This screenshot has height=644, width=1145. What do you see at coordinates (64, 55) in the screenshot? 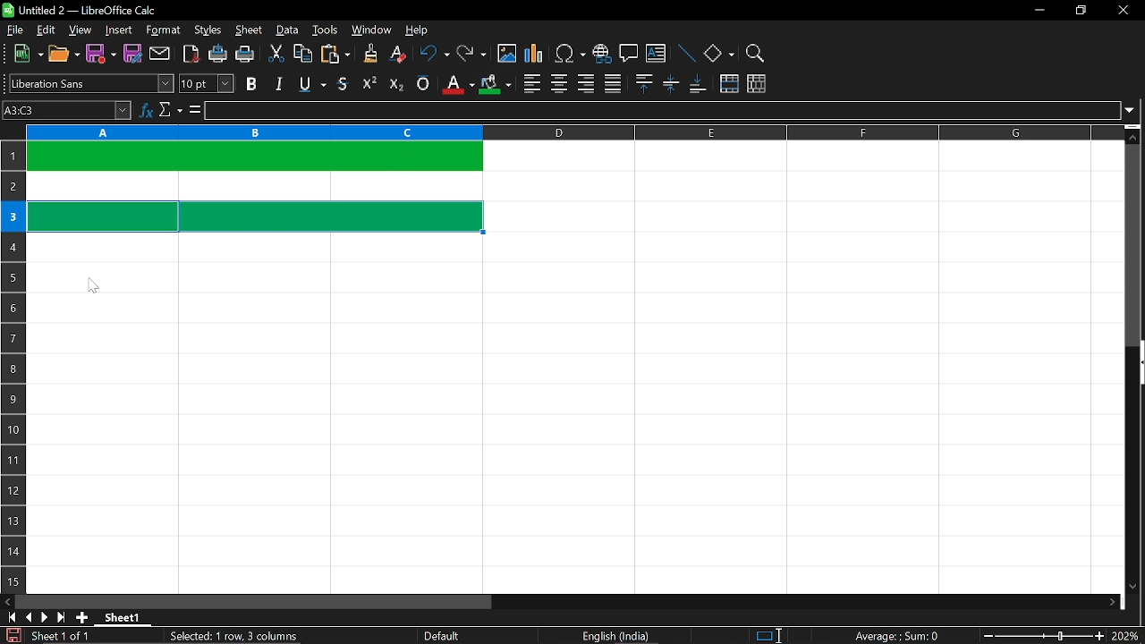
I see `open` at bounding box center [64, 55].